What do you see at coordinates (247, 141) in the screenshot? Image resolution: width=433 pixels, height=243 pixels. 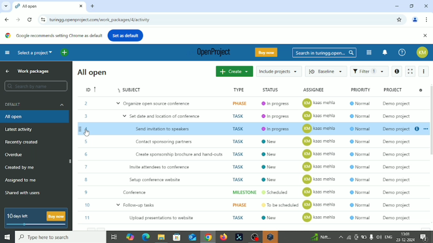 I see `task: Contact sponsoring partners` at bounding box center [247, 141].